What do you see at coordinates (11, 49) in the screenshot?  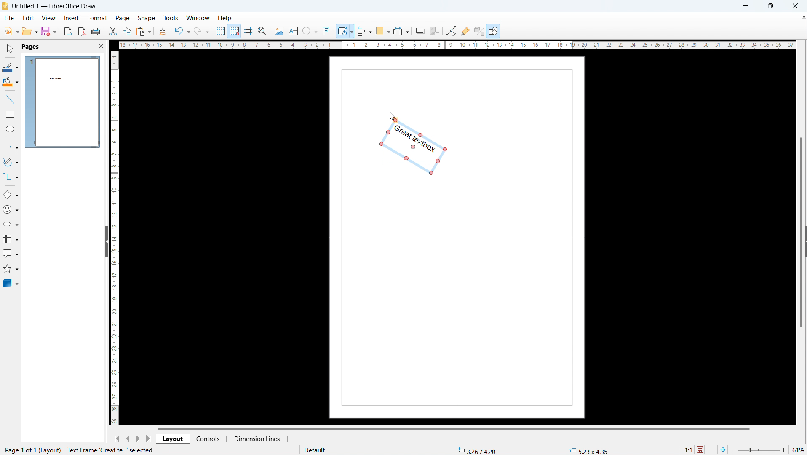 I see `select` at bounding box center [11, 49].